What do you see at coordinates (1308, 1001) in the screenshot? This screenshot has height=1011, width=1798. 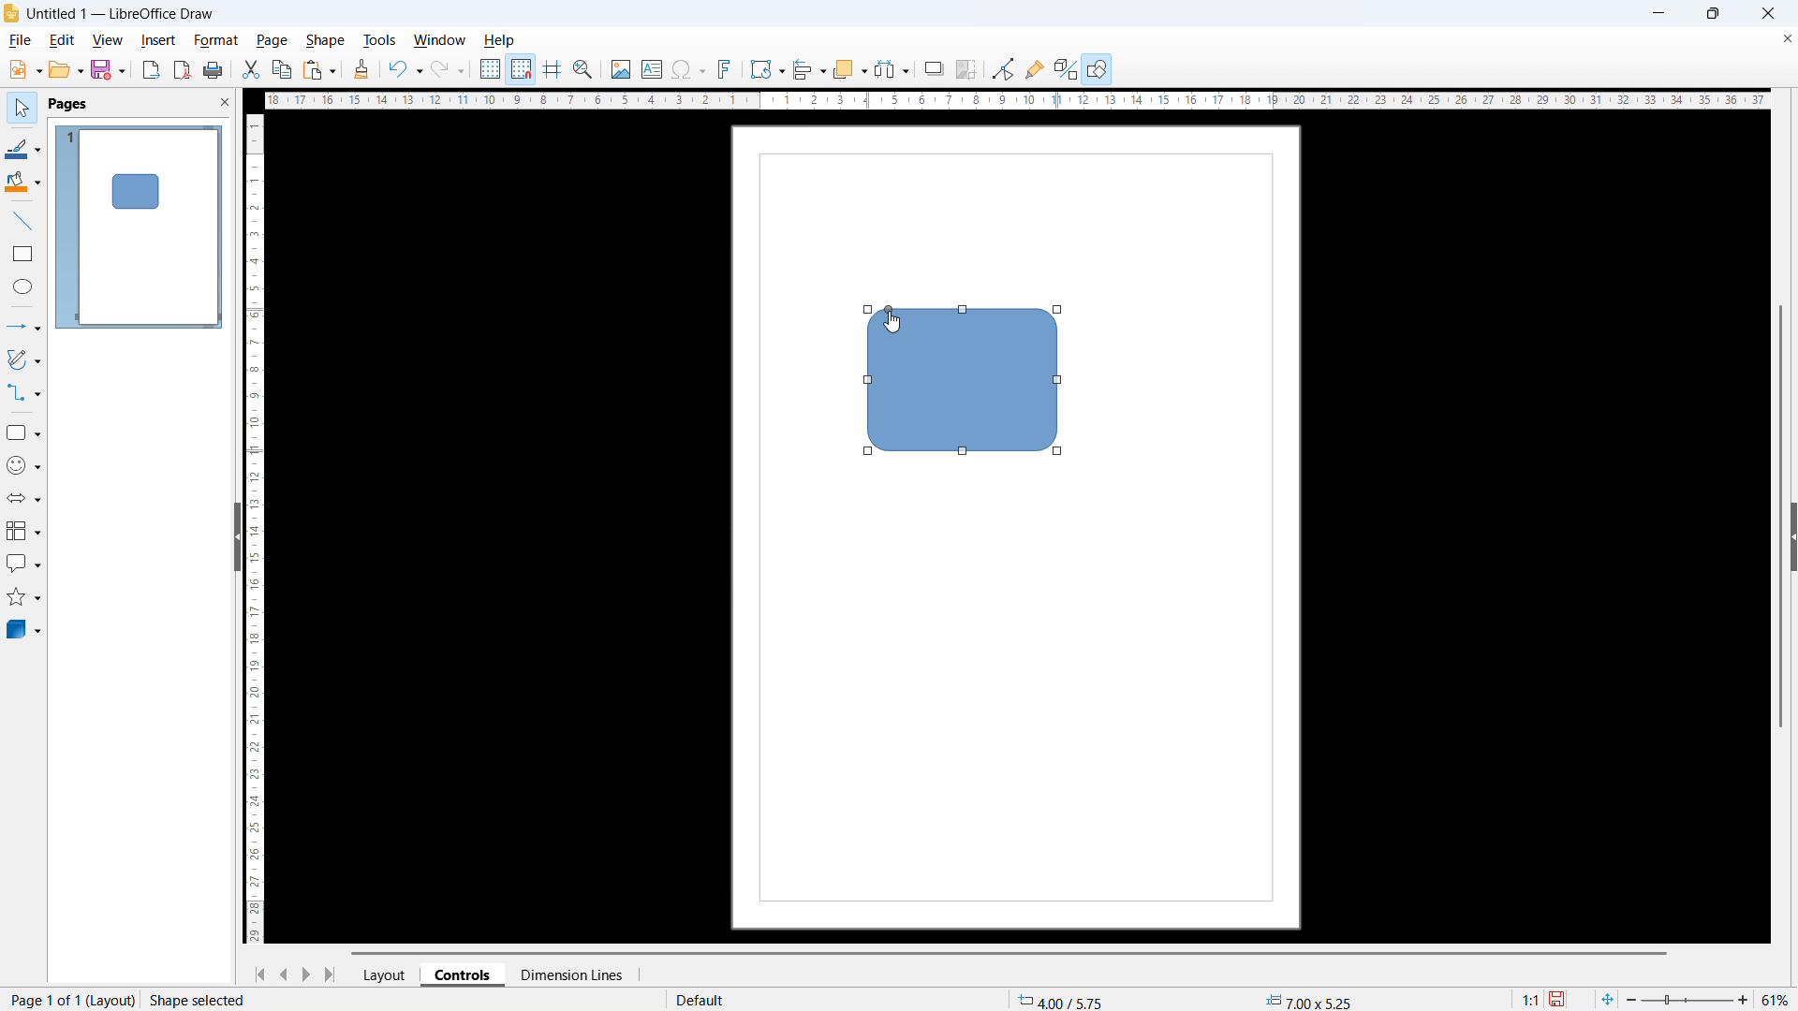 I see `7.00x5.25` at bounding box center [1308, 1001].